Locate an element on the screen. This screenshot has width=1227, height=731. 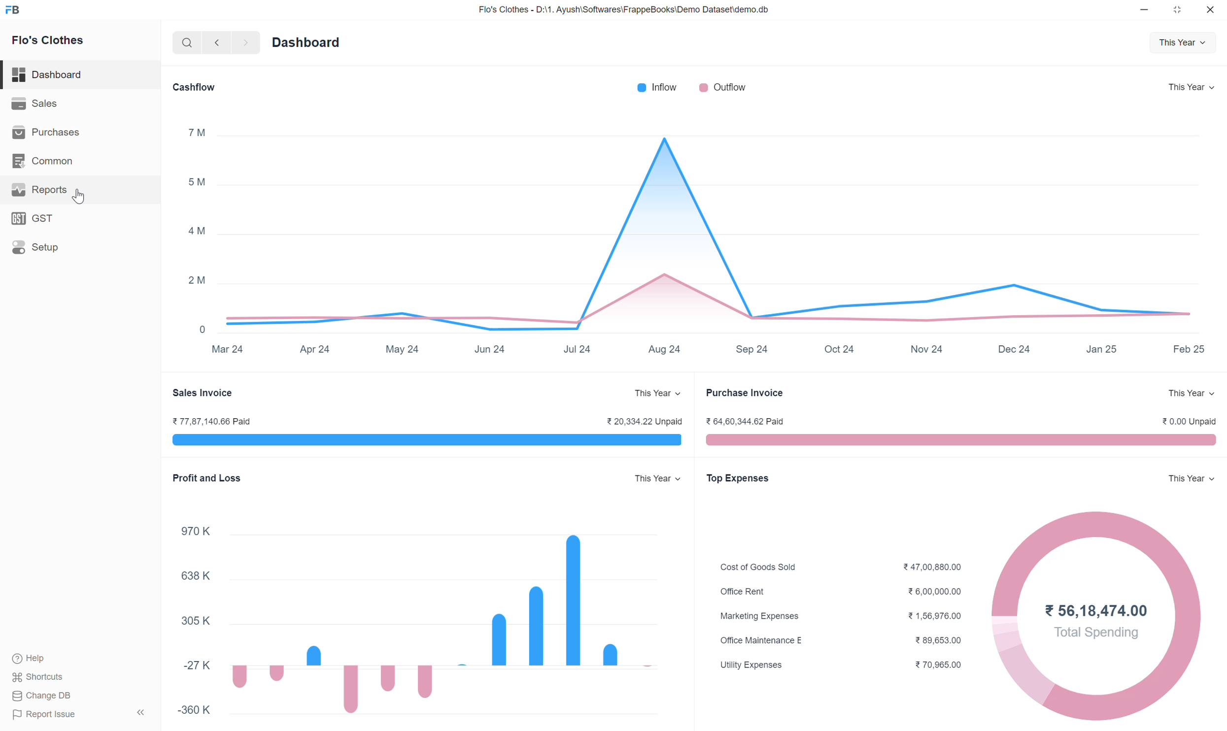
638 K is located at coordinates (195, 573).